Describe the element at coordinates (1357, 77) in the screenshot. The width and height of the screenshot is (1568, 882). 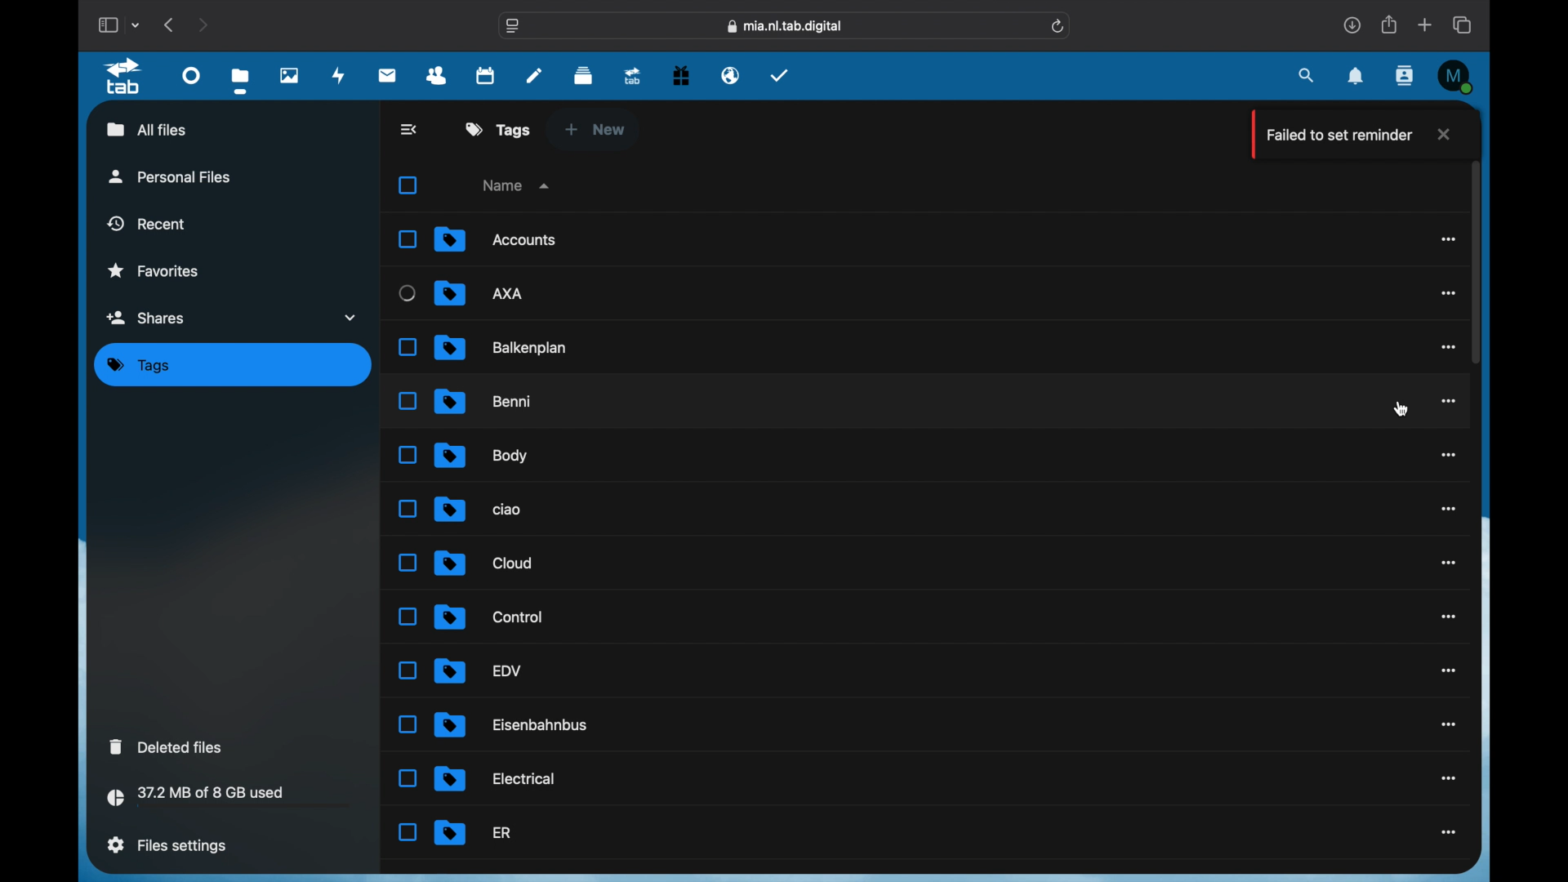
I see `notifications` at that location.